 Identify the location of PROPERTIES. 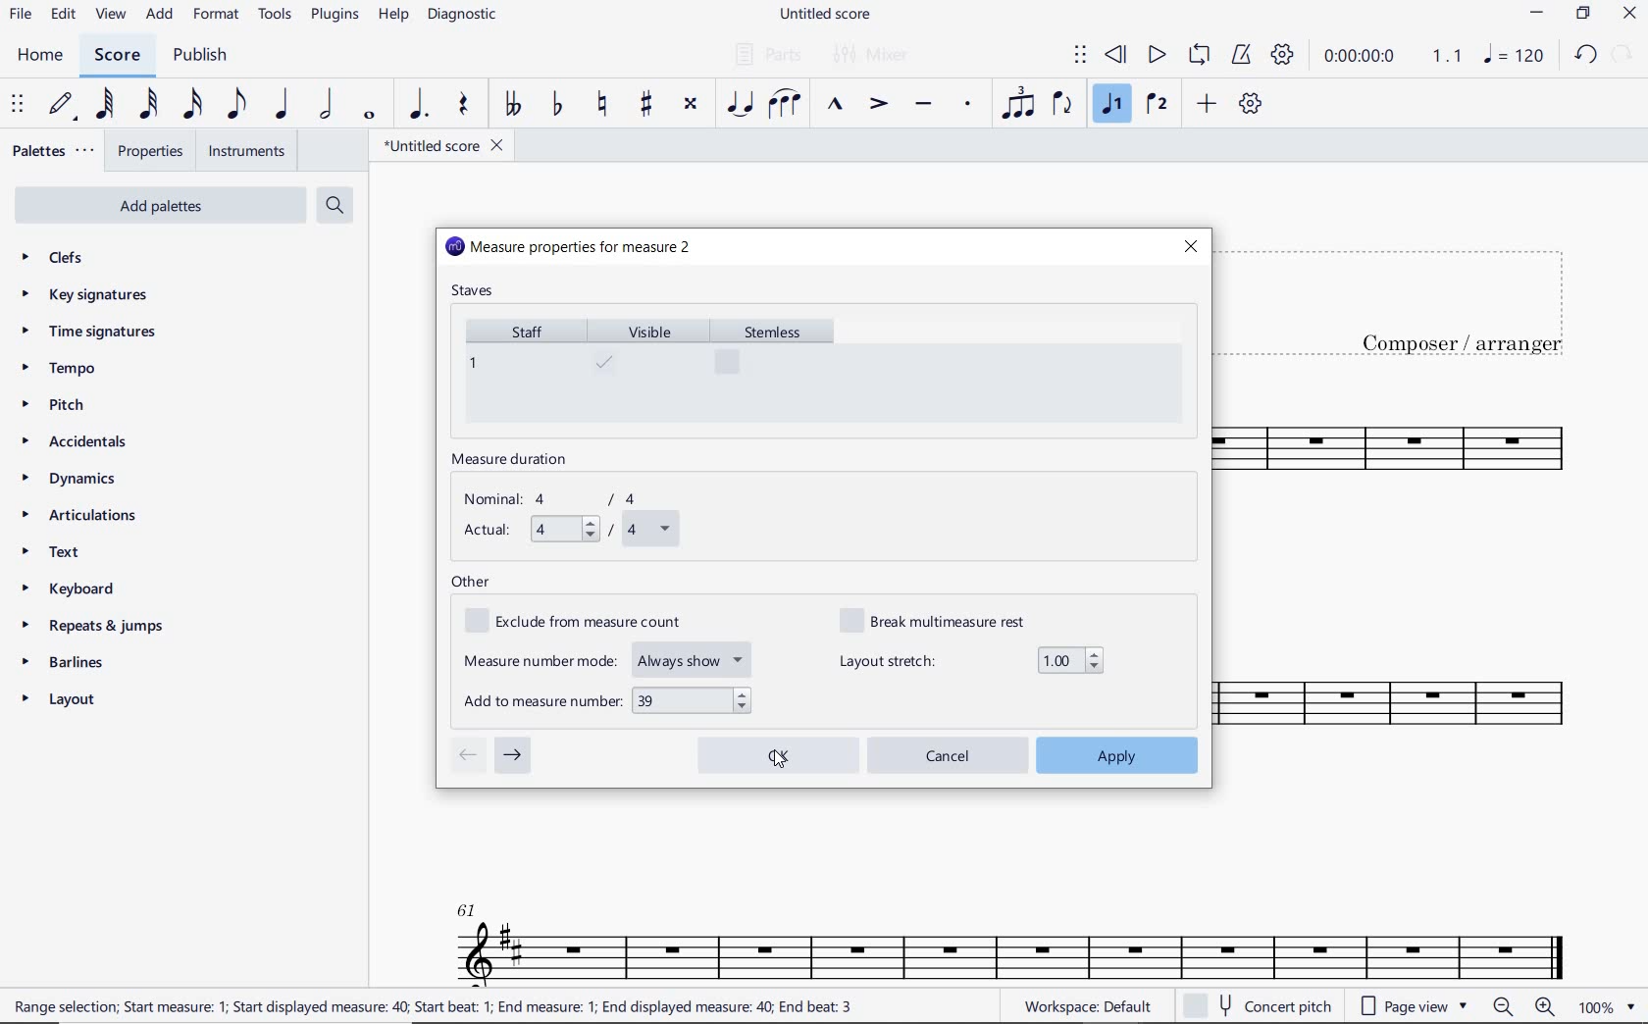
(149, 154).